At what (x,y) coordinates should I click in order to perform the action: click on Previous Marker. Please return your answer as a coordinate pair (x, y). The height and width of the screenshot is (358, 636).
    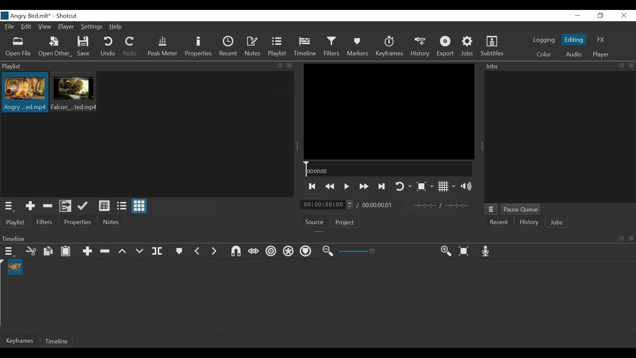
    Looking at the image, I should click on (198, 251).